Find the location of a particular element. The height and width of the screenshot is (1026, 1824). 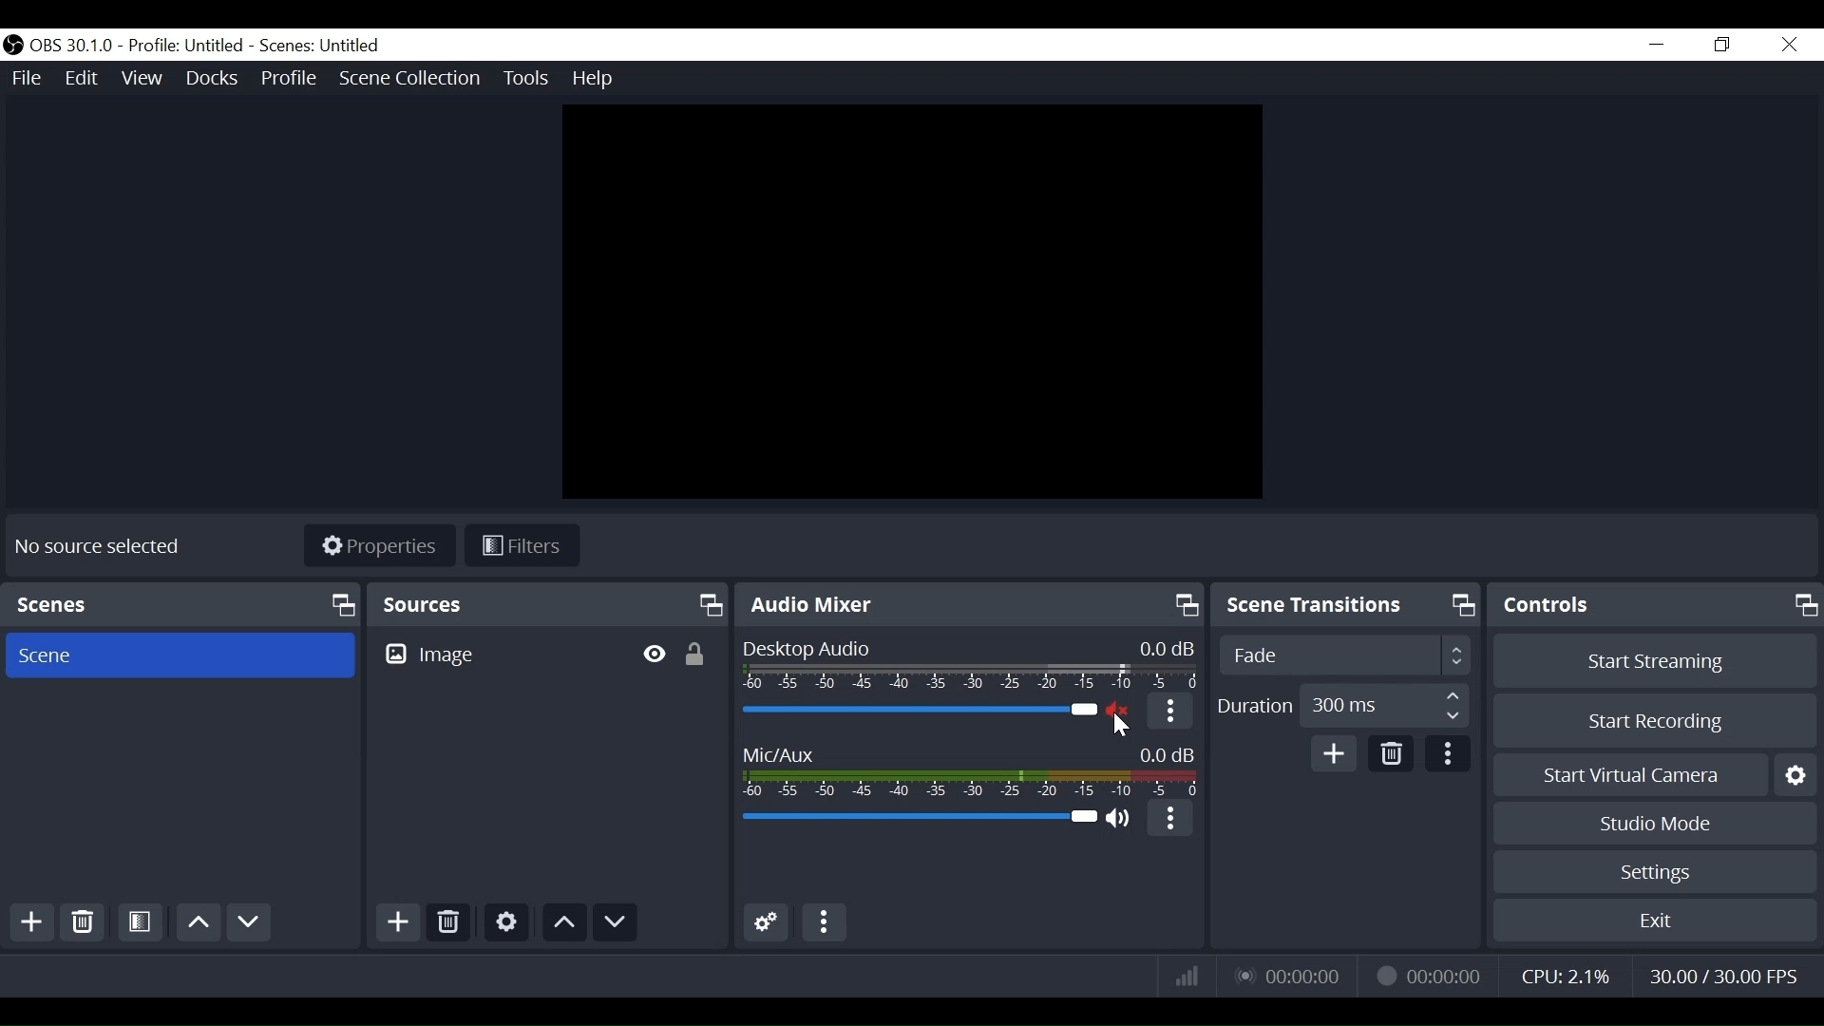

Image Source is located at coordinates (501, 654).